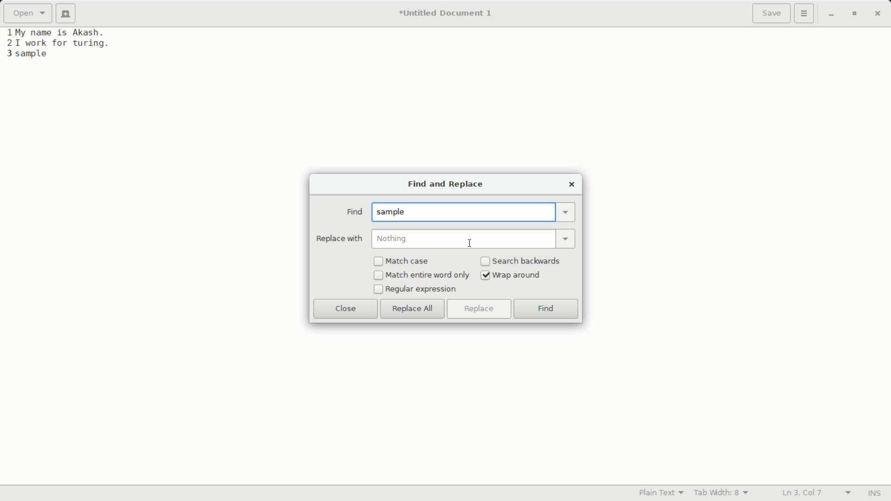 The width and height of the screenshot is (891, 501). Describe the element at coordinates (463, 239) in the screenshot. I see `replace with bar` at that location.